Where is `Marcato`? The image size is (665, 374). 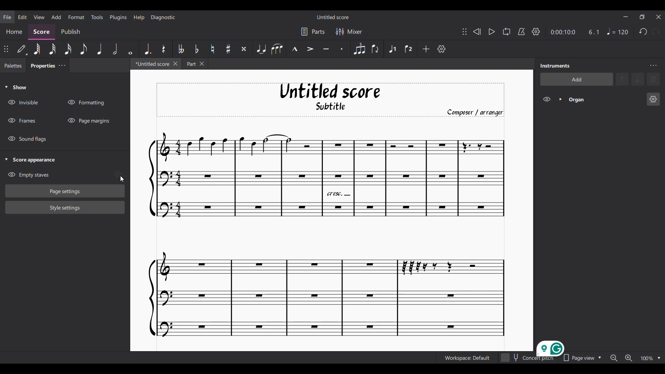 Marcato is located at coordinates (294, 49).